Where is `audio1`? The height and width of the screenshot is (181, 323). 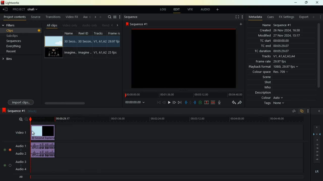 audio1 is located at coordinates (20, 145).